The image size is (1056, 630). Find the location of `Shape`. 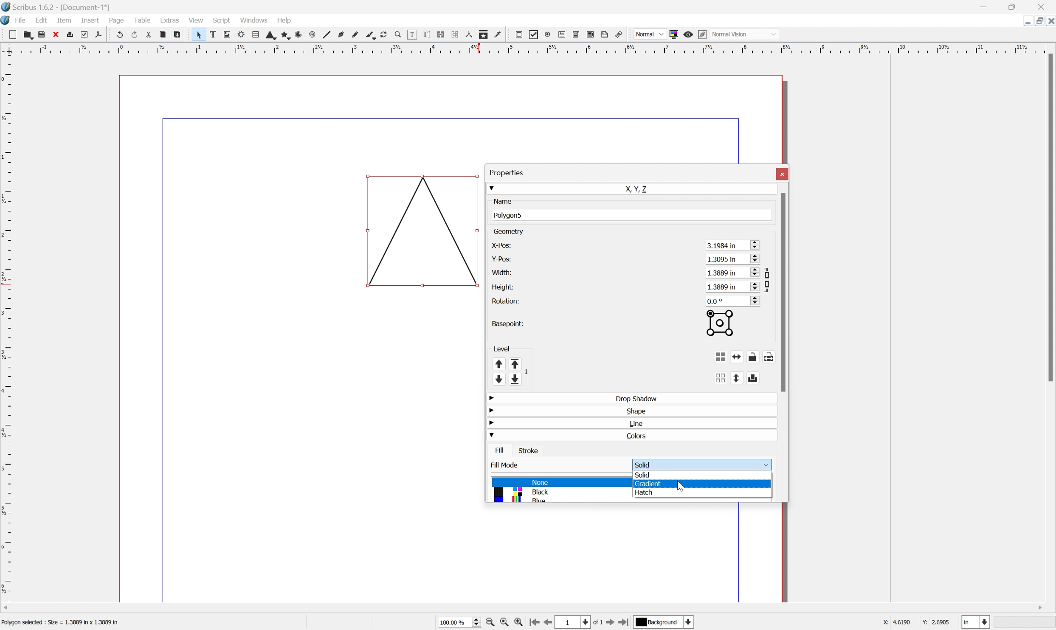

Shape is located at coordinates (641, 411).